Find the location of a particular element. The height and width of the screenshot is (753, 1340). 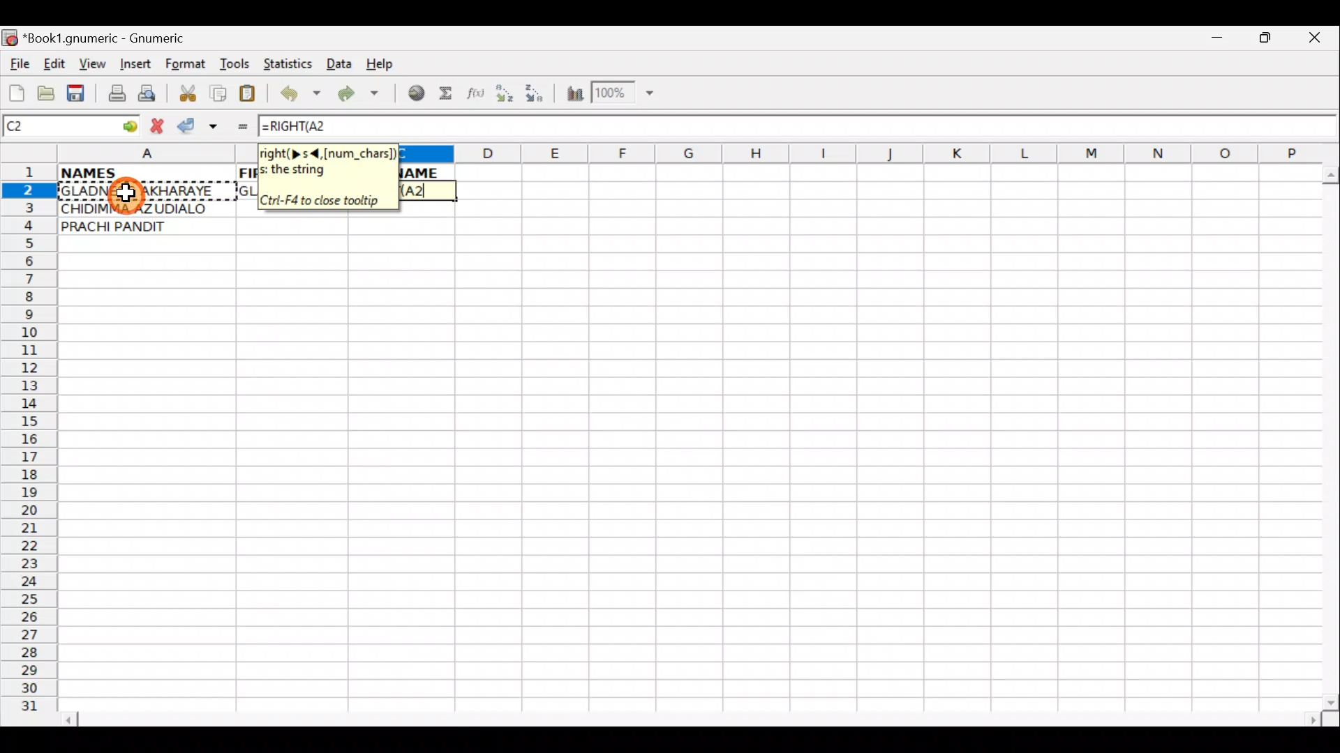

Insert is located at coordinates (135, 64).